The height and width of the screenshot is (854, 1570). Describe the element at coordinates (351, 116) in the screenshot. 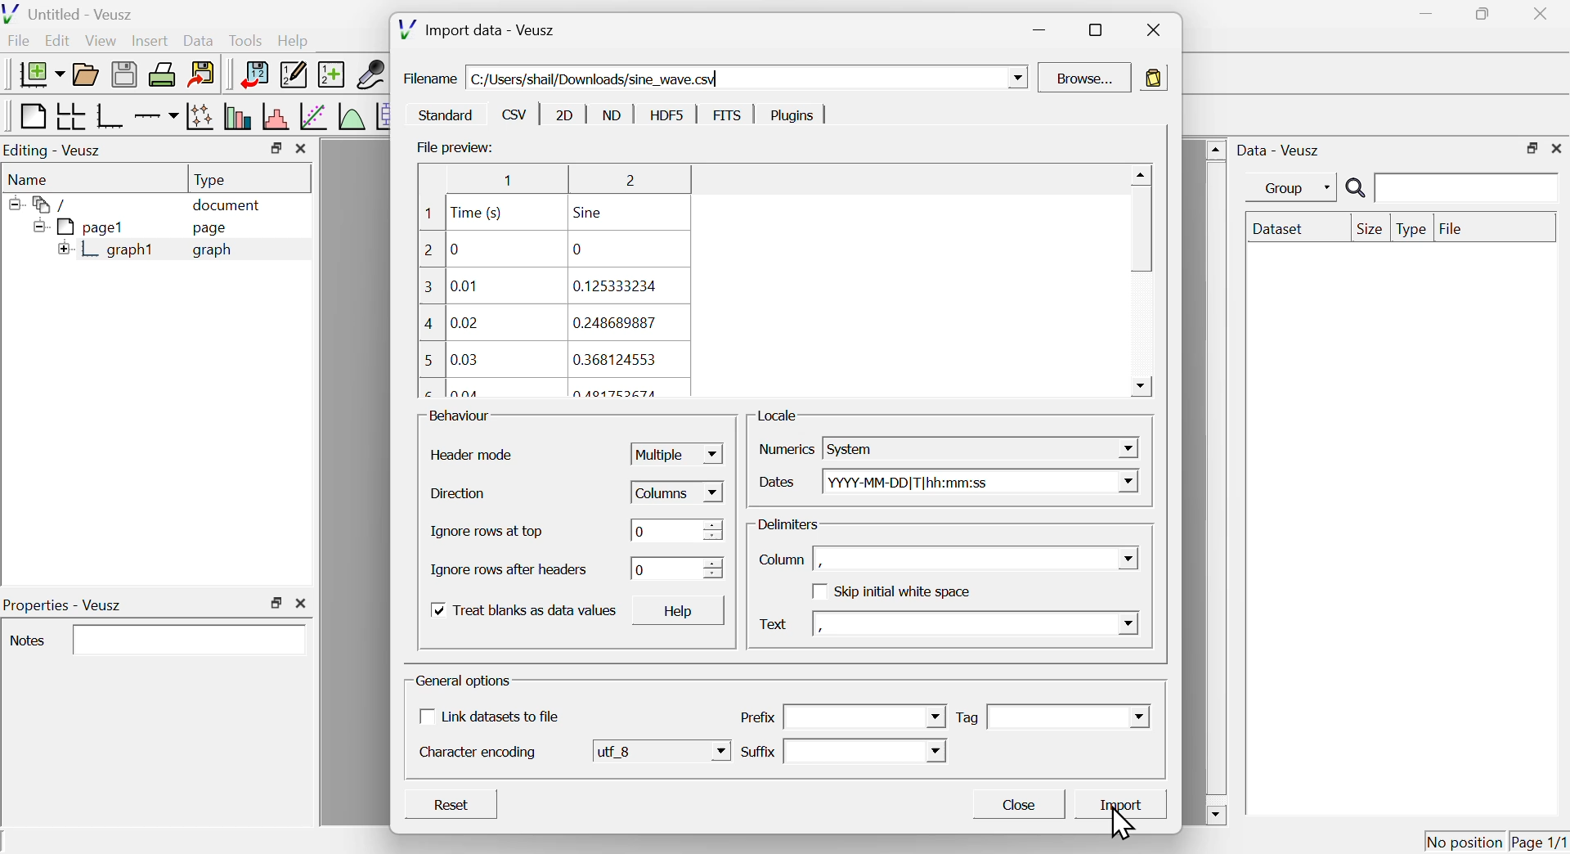

I see `plot a function` at that location.